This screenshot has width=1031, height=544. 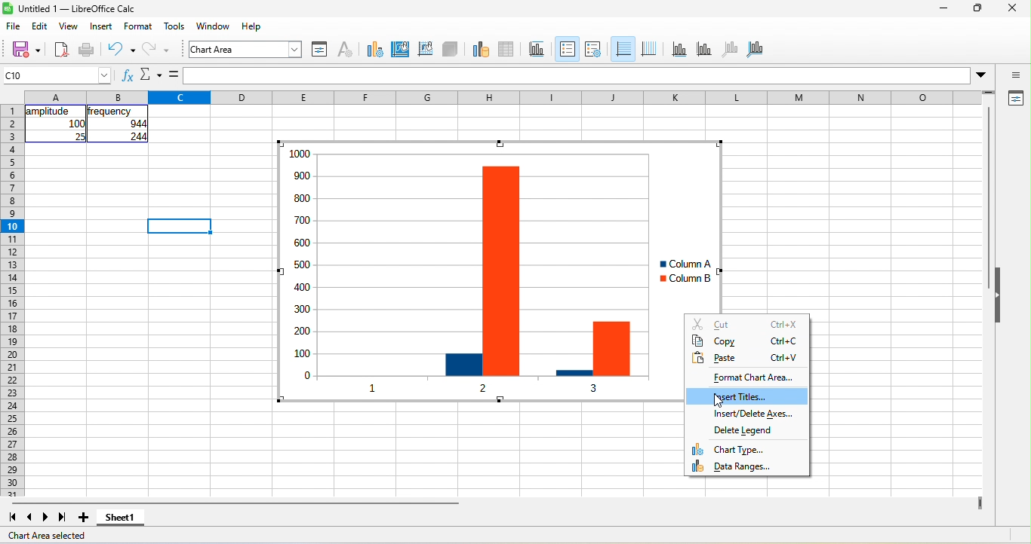 I want to click on next sheet, so click(x=45, y=518).